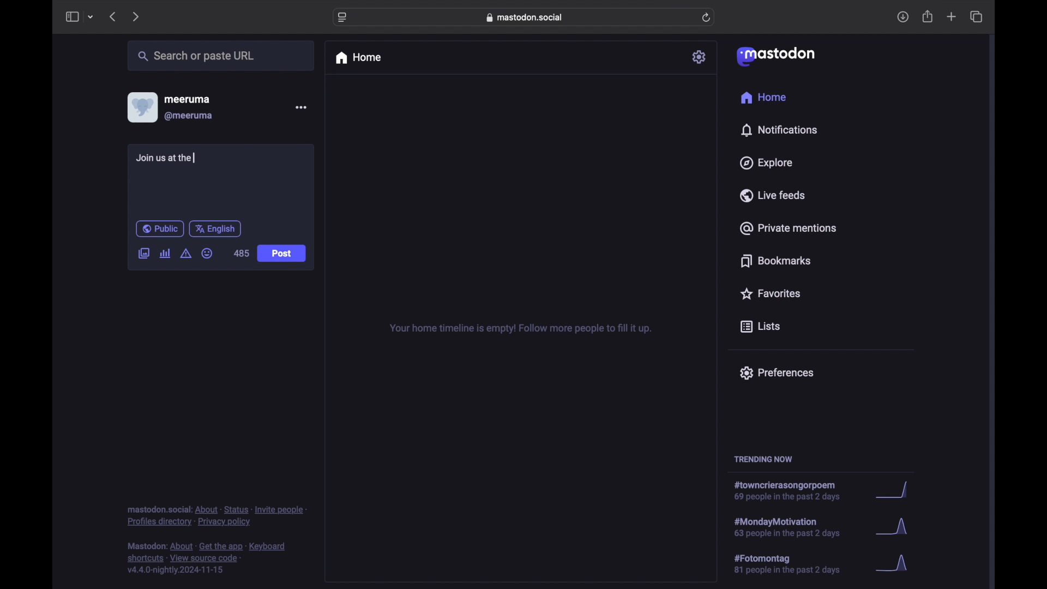  What do you see at coordinates (112, 16) in the screenshot?
I see `previous` at bounding box center [112, 16].